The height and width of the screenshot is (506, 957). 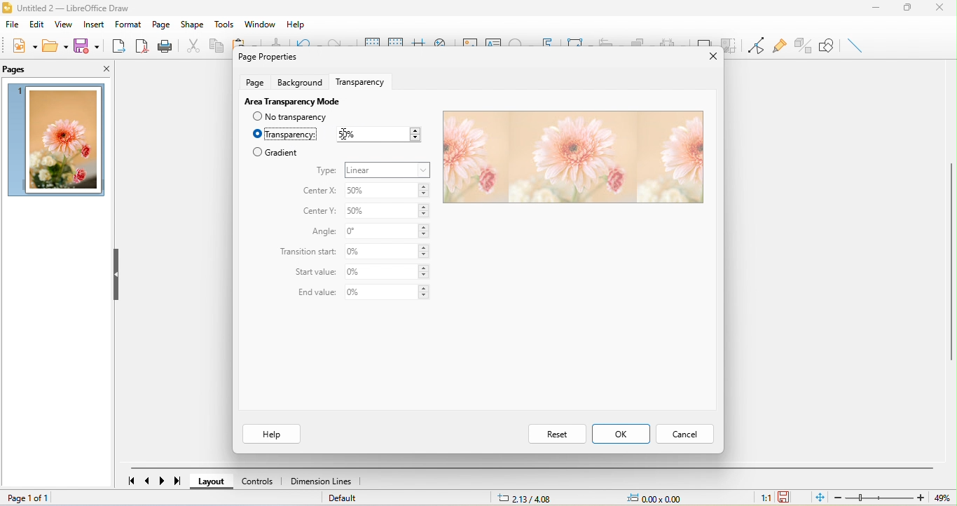 What do you see at coordinates (661, 498) in the screenshot?
I see `0.00x0.00` at bounding box center [661, 498].